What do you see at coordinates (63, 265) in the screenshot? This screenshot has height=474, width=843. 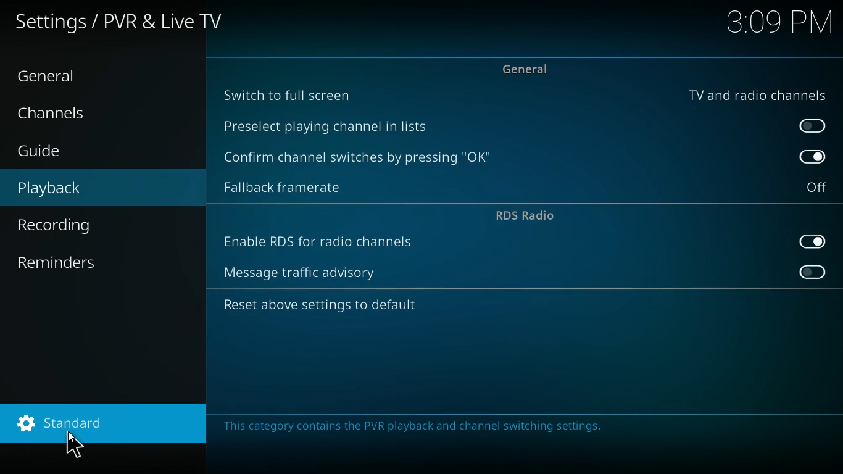 I see `reminders` at bounding box center [63, 265].